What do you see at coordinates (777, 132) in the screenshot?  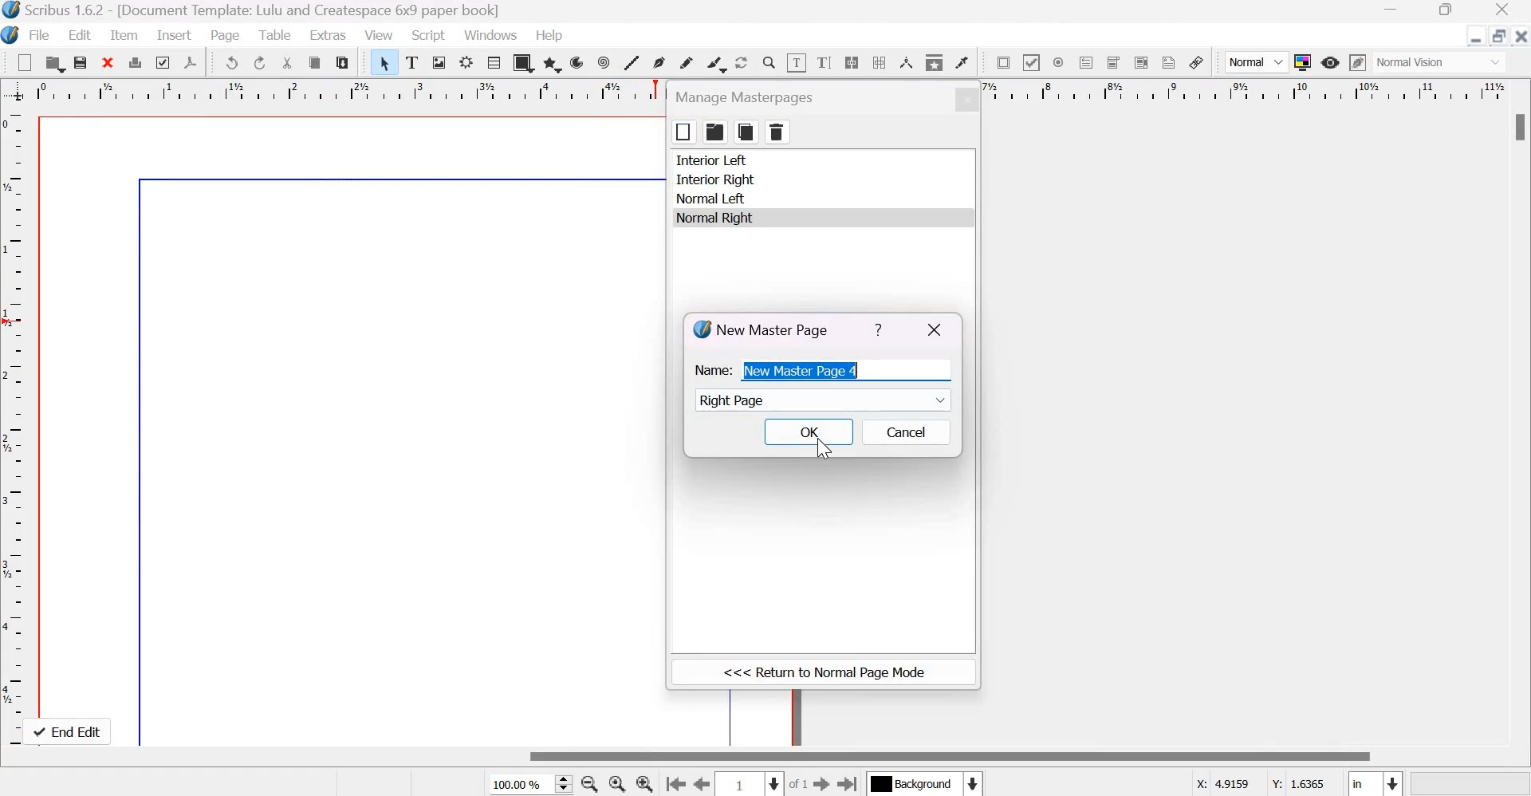 I see `delete` at bounding box center [777, 132].